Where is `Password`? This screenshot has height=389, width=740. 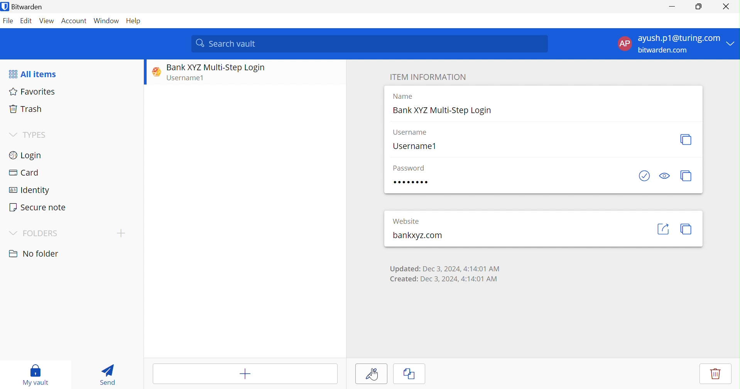 Password is located at coordinates (414, 183).